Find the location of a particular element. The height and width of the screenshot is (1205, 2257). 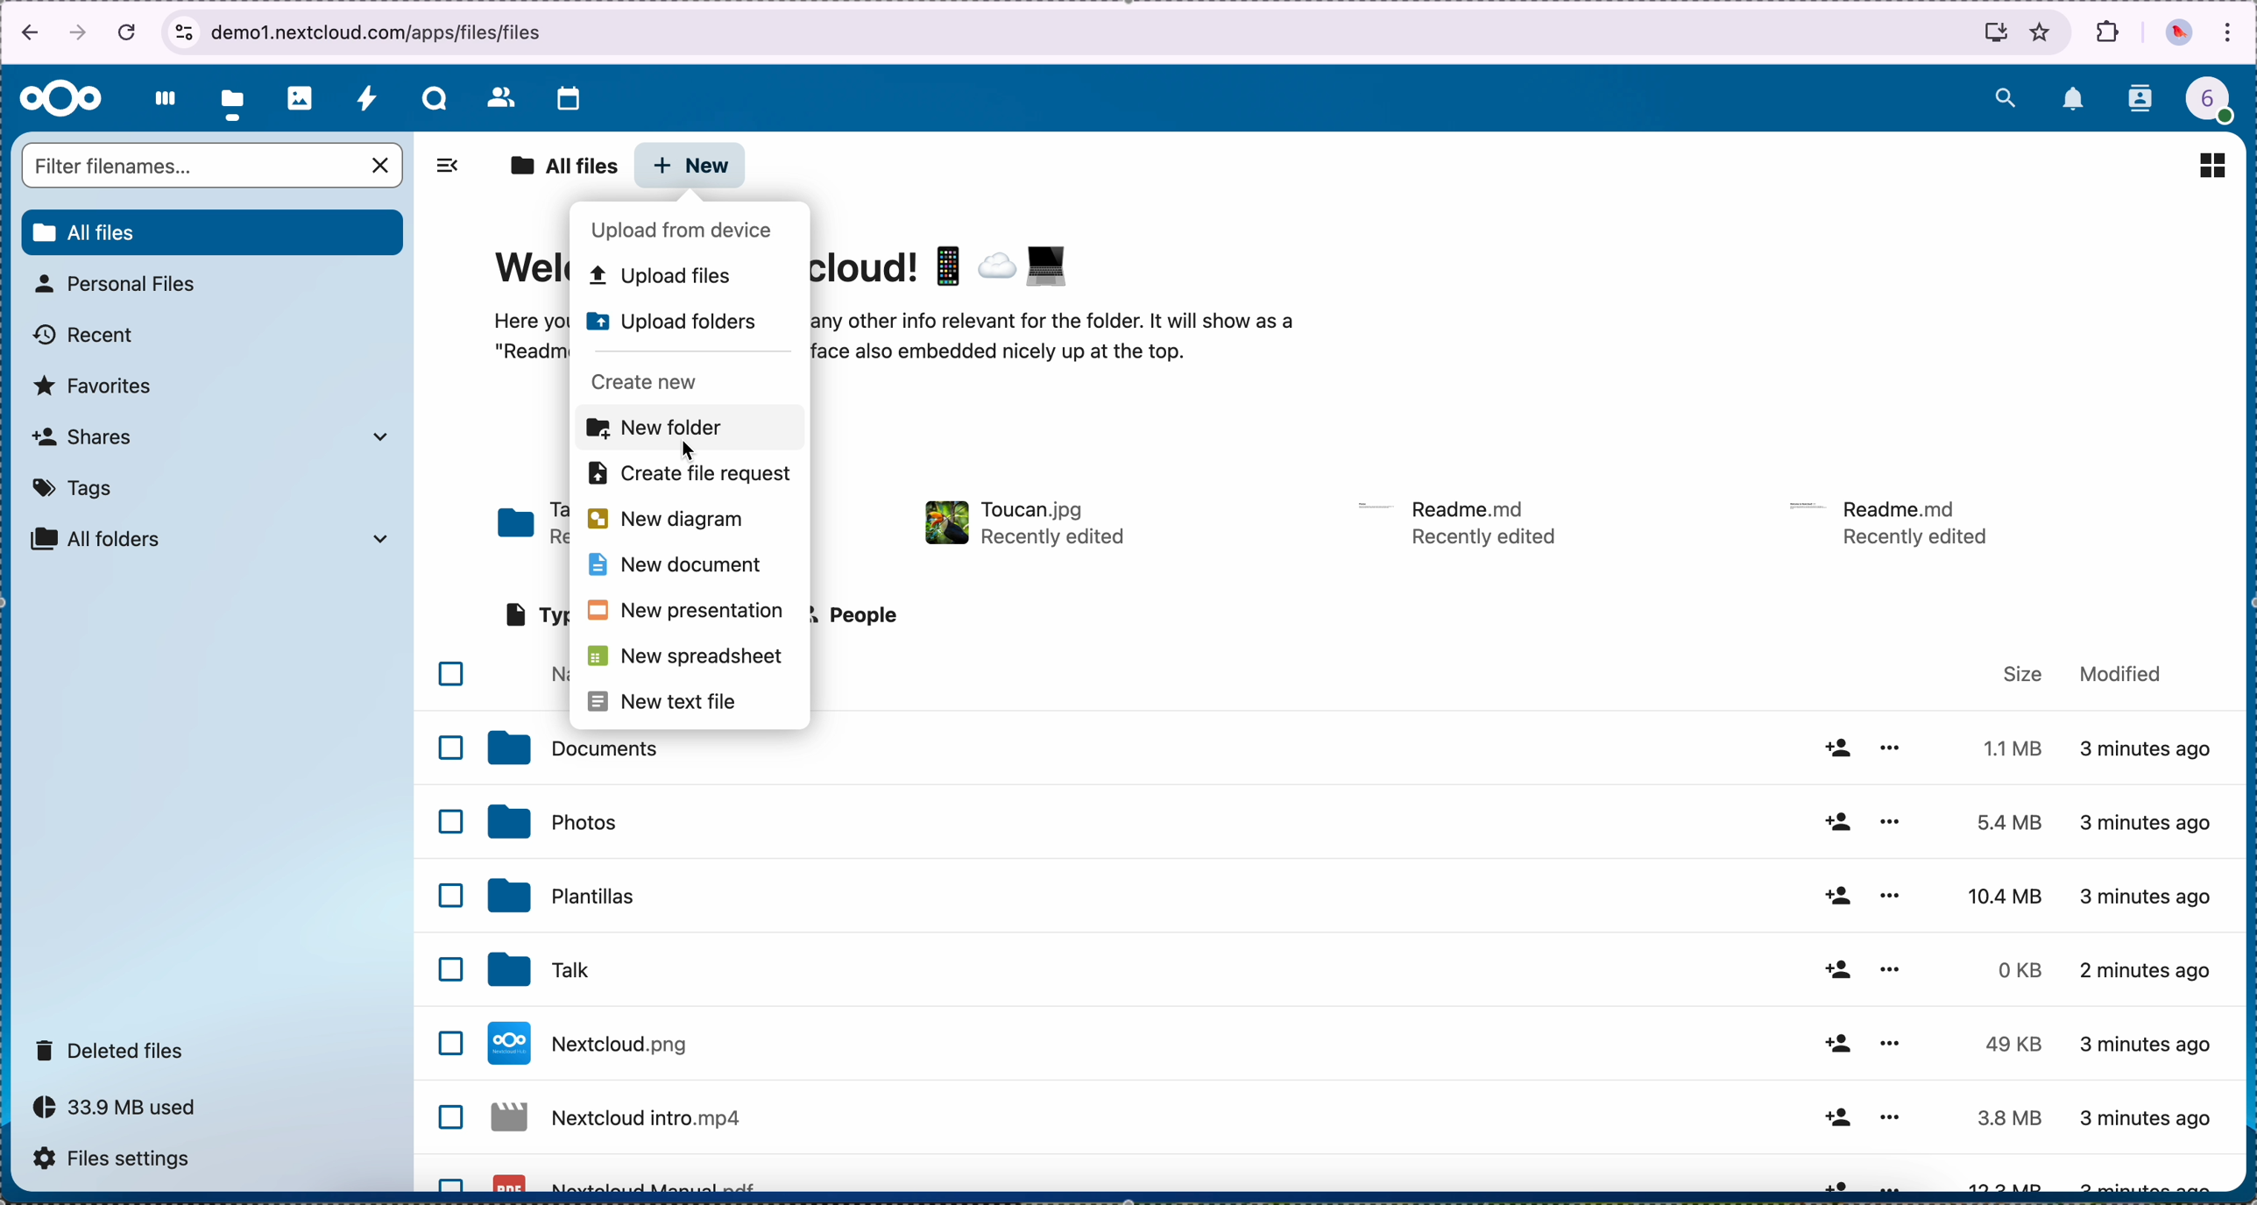

all files is located at coordinates (562, 167).